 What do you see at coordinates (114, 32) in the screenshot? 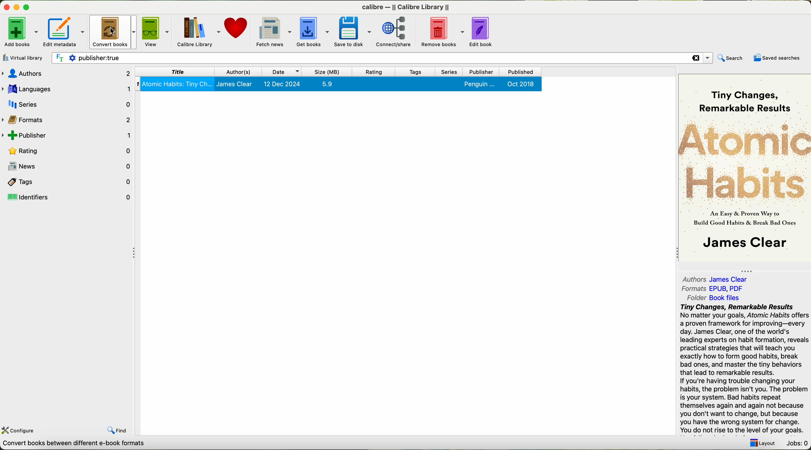
I see `cursor` at bounding box center [114, 32].